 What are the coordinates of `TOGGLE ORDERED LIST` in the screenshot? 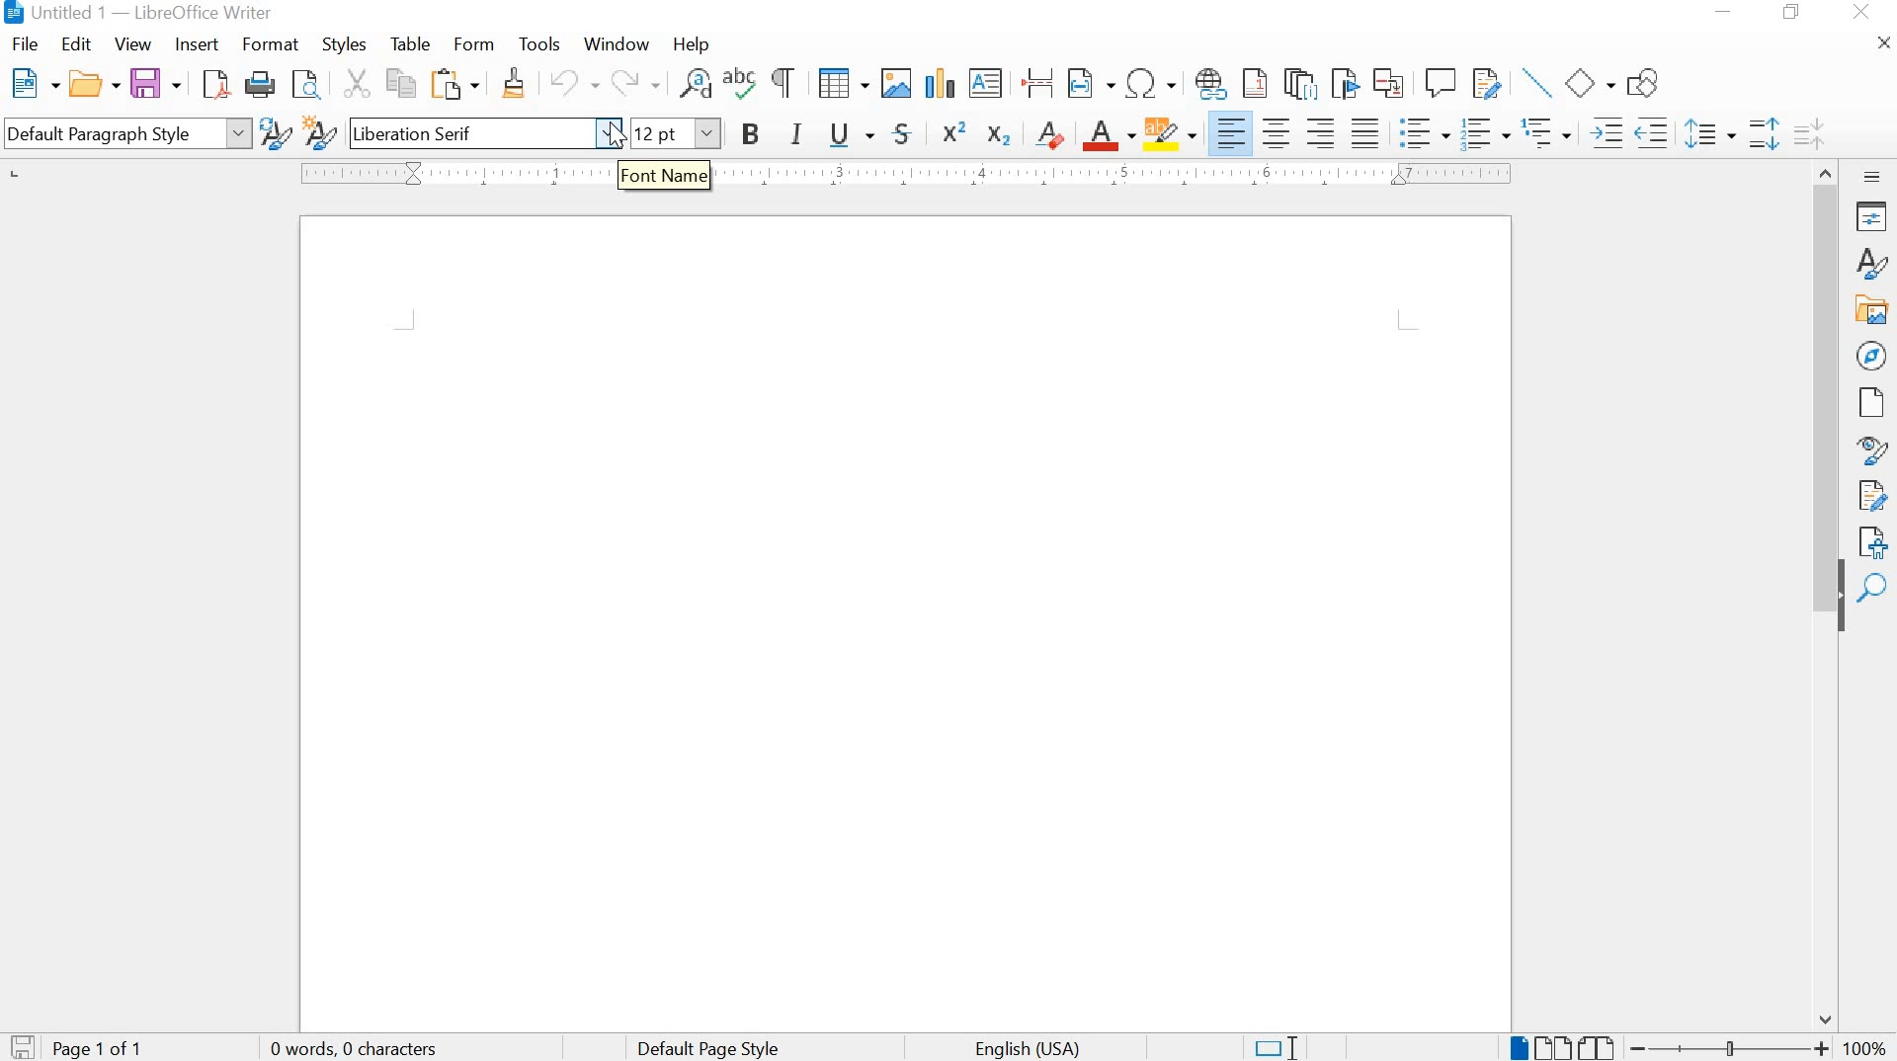 It's located at (1486, 133).